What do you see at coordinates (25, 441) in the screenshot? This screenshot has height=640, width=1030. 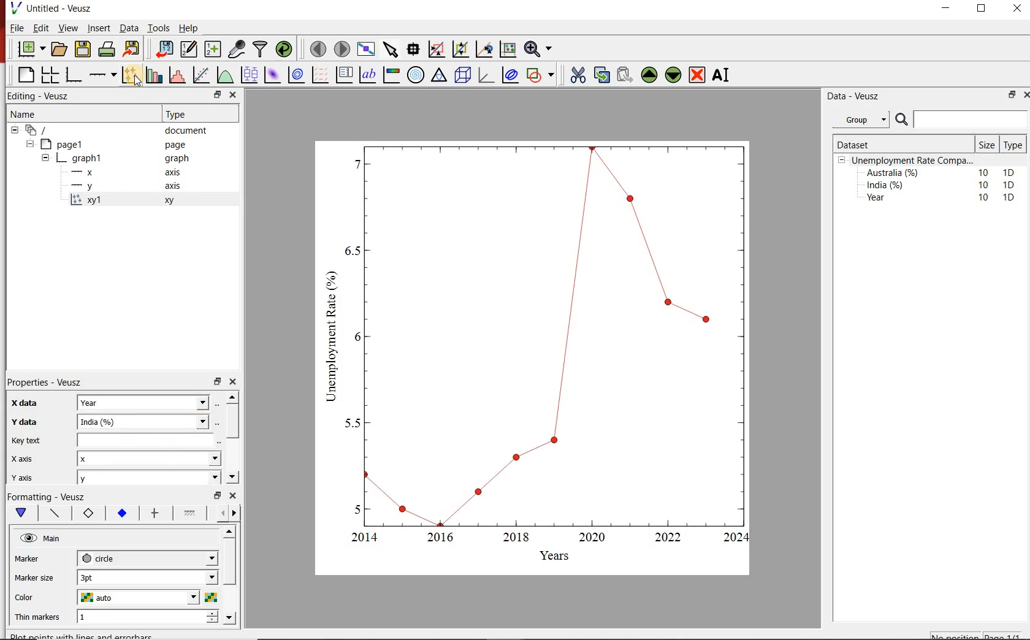 I see `key text` at bounding box center [25, 441].